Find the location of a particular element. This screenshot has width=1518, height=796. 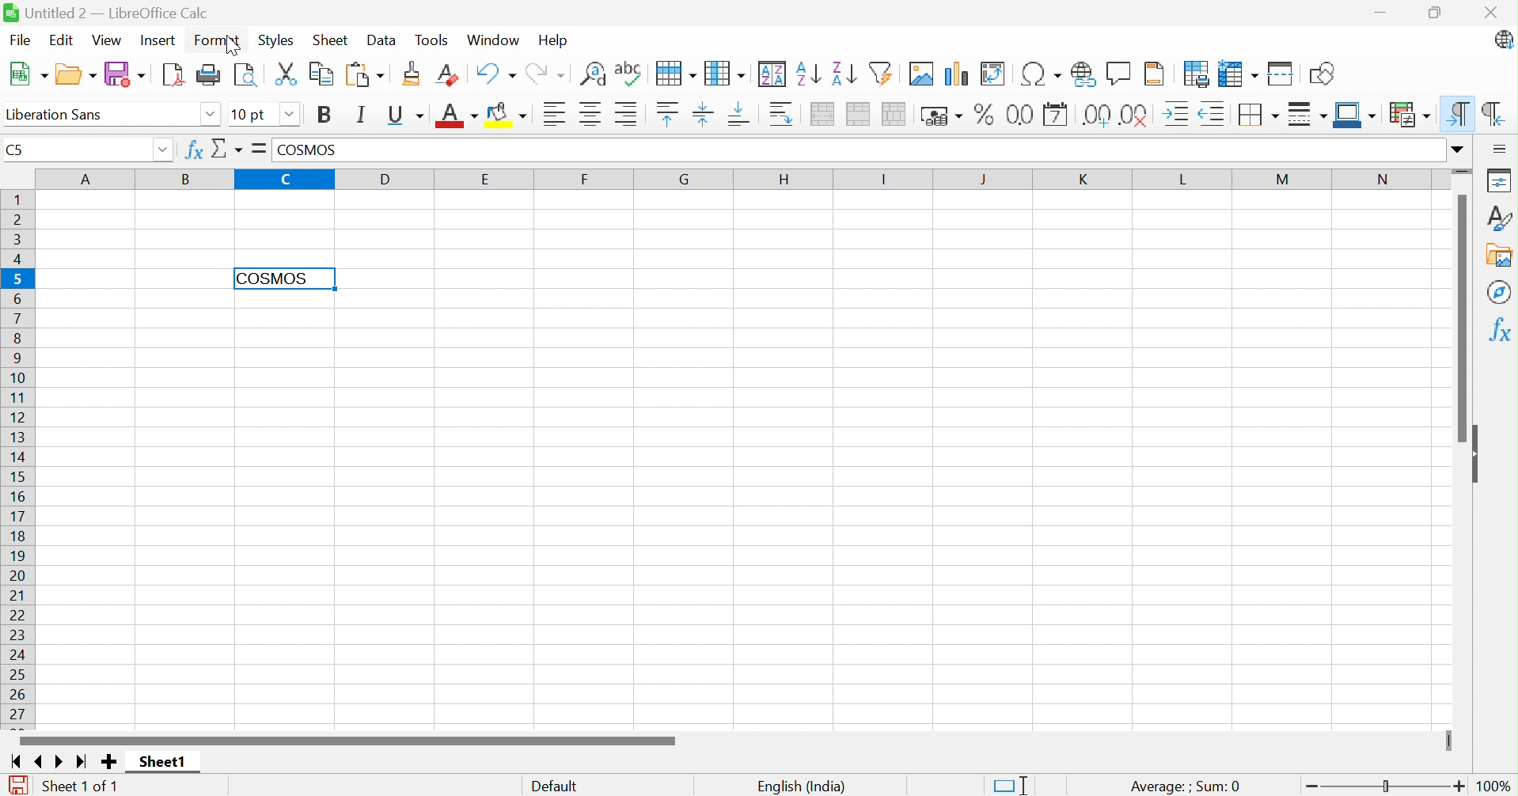

Copy is located at coordinates (322, 75).